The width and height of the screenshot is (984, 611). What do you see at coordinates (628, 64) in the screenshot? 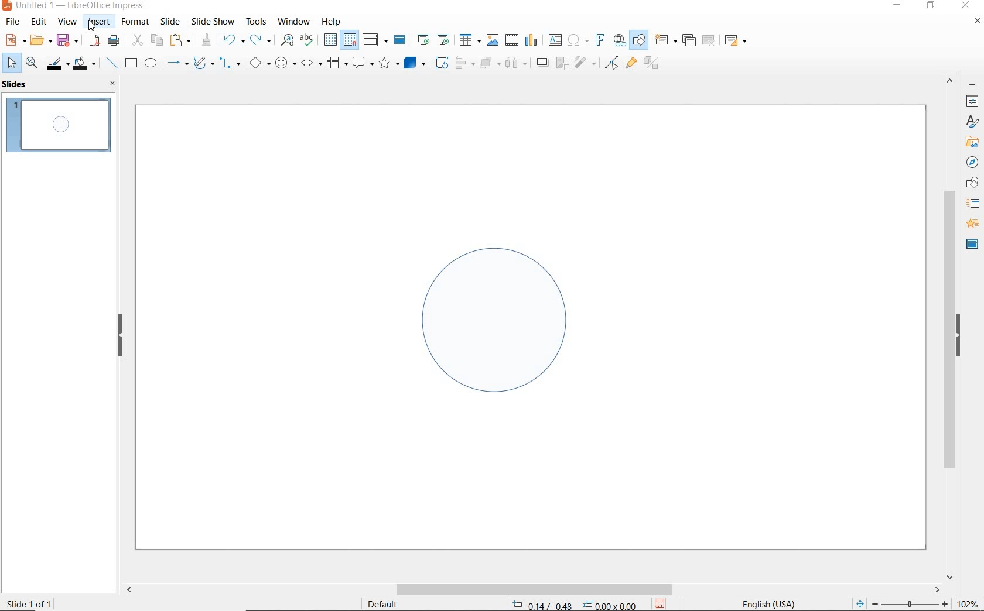
I see `show gluepoint functions` at bounding box center [628, 64].